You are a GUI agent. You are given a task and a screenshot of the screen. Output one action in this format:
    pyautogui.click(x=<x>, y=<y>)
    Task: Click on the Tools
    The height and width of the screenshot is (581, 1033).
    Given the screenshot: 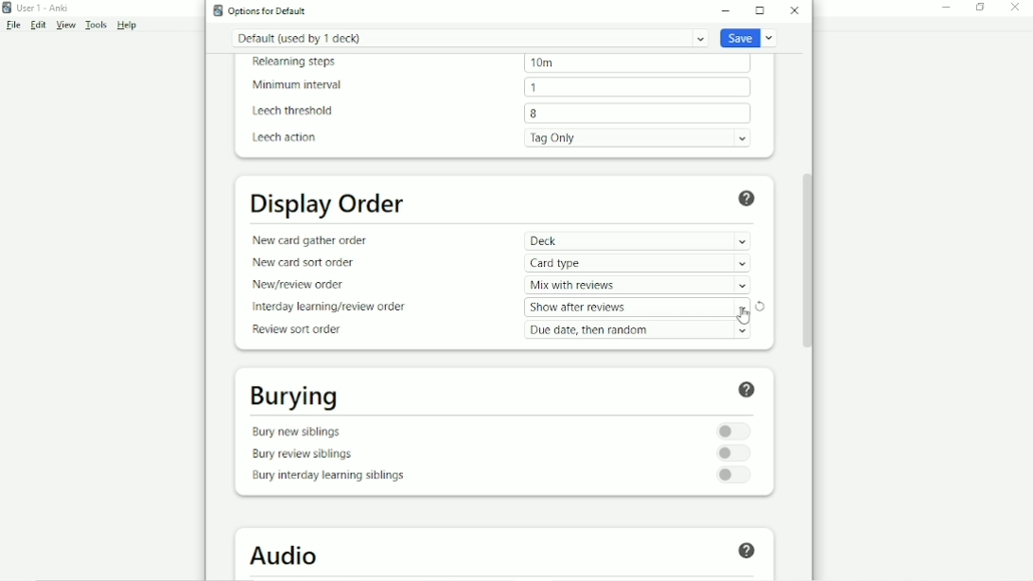 What is the action you would take?
    pyautogui.click(x=96, y=25)
    